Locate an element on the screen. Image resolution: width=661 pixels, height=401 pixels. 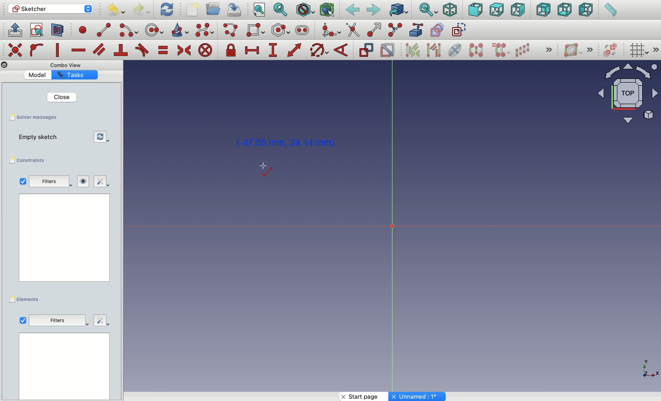
 is located at coordinates (623, 97).